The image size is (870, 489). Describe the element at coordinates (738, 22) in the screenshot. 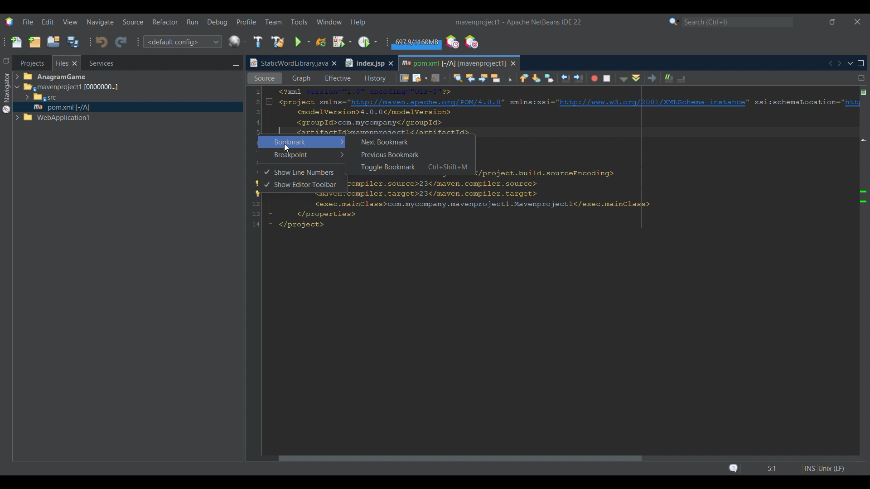

I see `Search` at that location.